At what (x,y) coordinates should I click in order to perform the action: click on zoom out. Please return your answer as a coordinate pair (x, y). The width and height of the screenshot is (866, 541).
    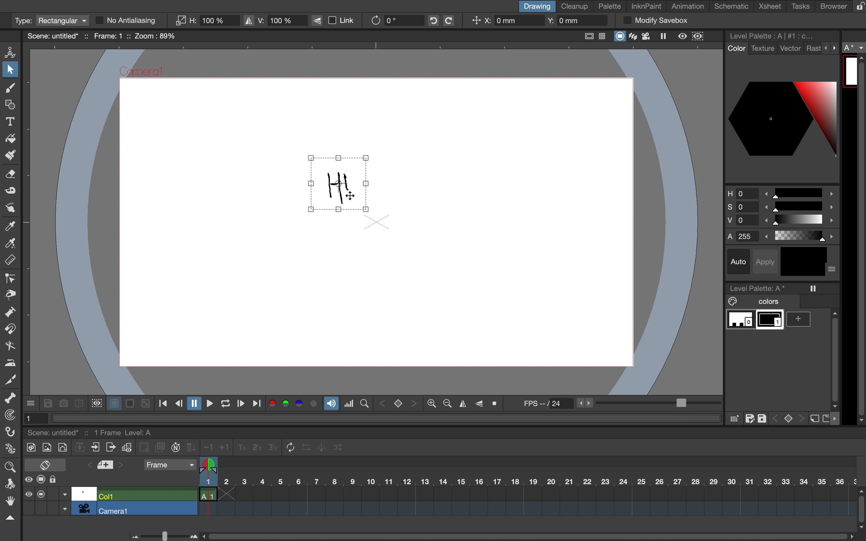
    Looking at the image, I should click on (431, 404).